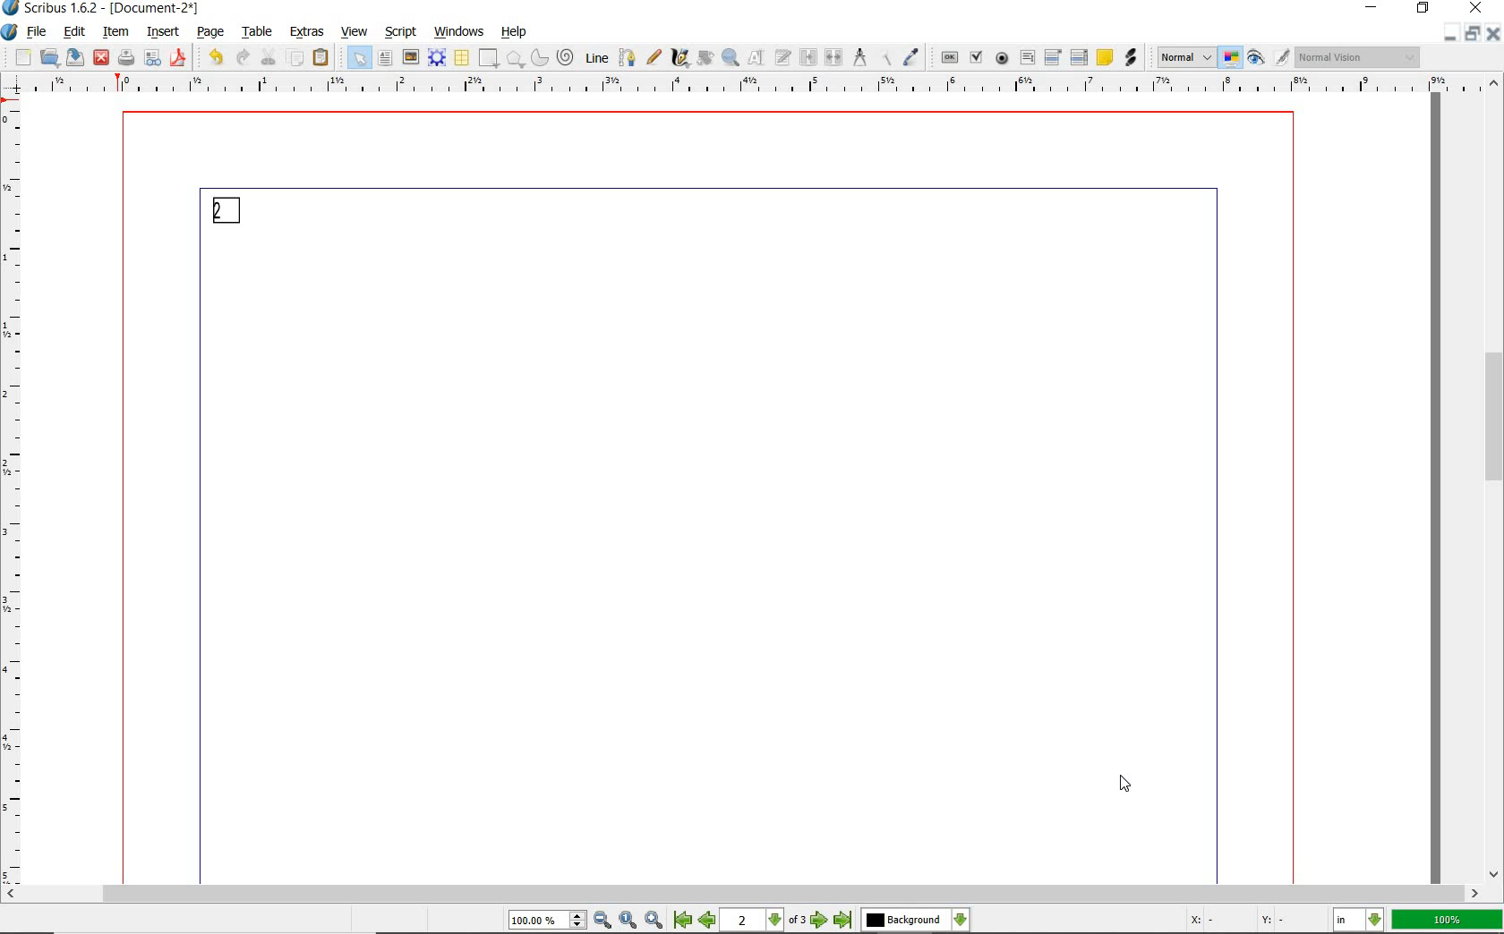  Describe the element at coordinates (515, 59) in the screenshot. I see `polygon` at that location.